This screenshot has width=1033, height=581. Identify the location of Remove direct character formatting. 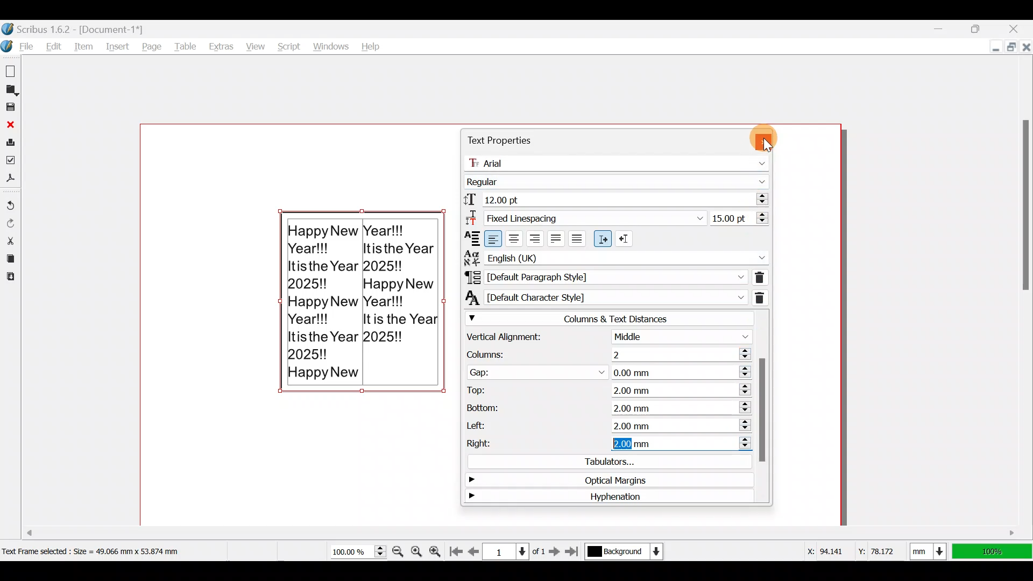
(762, 296).